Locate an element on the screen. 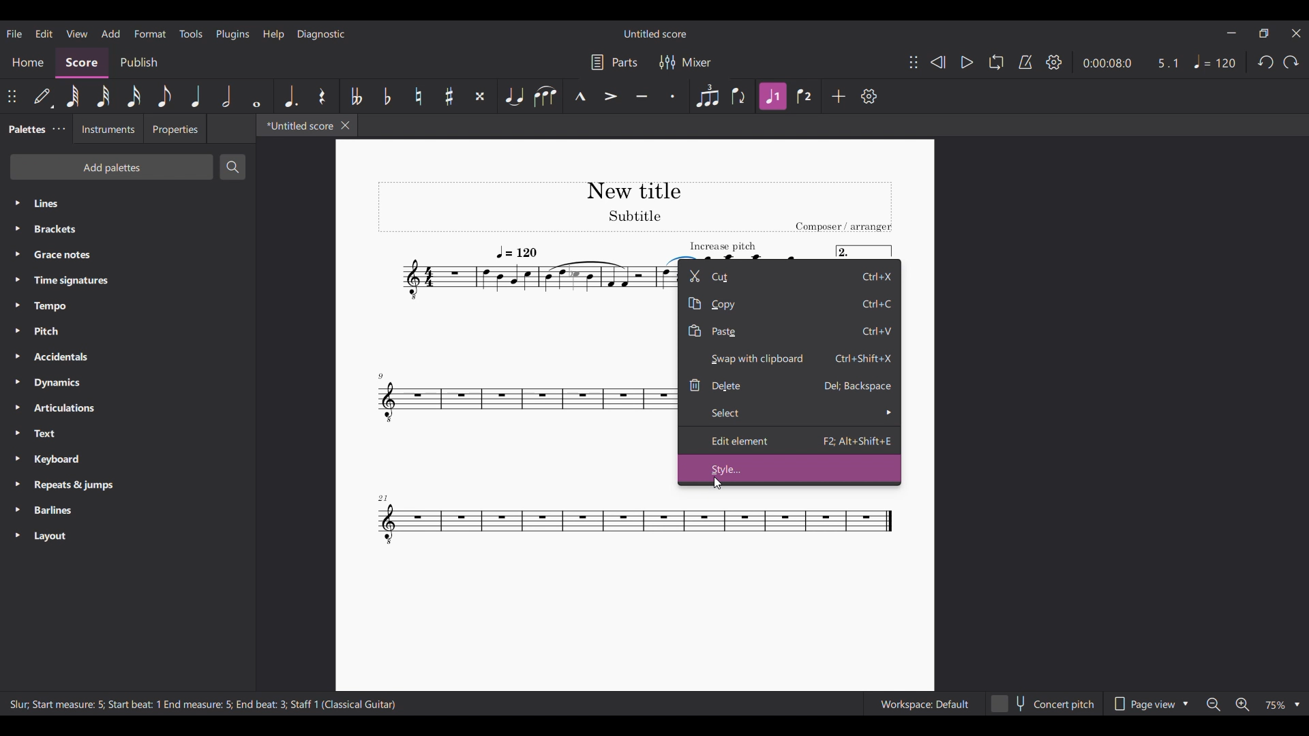 The image size is (1309, 736). Change position is located at coordinates (12, 96).